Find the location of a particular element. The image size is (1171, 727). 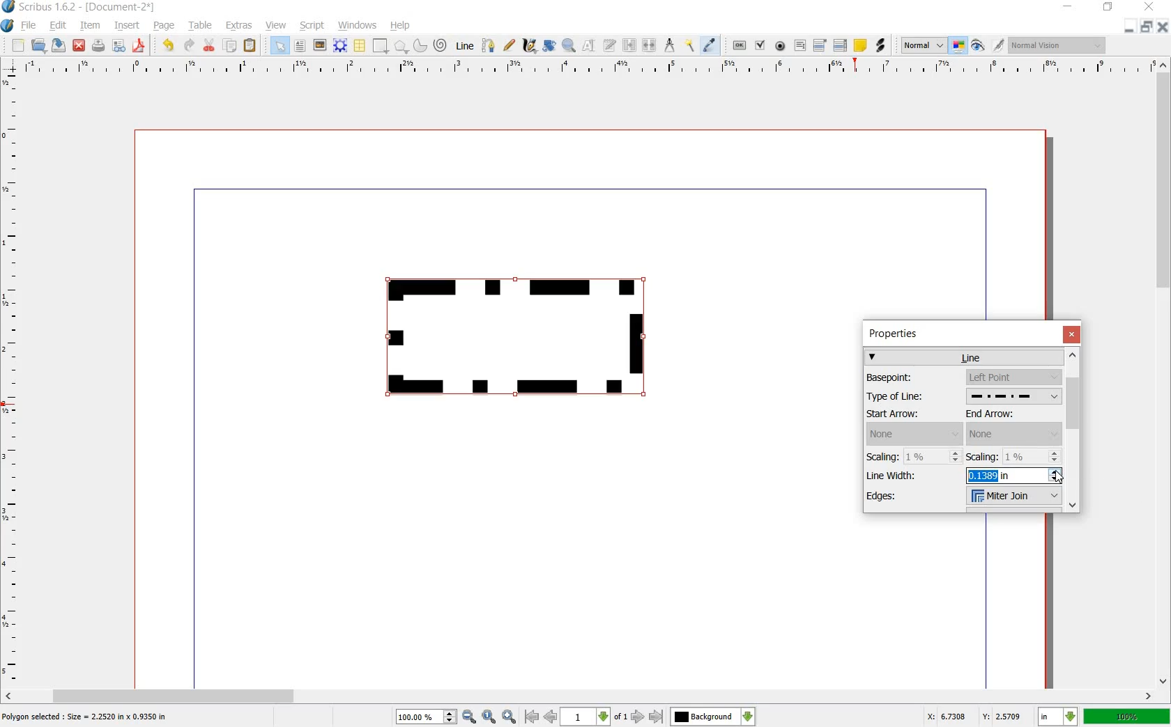

Basepoint: is located at coordinates (908, 377).